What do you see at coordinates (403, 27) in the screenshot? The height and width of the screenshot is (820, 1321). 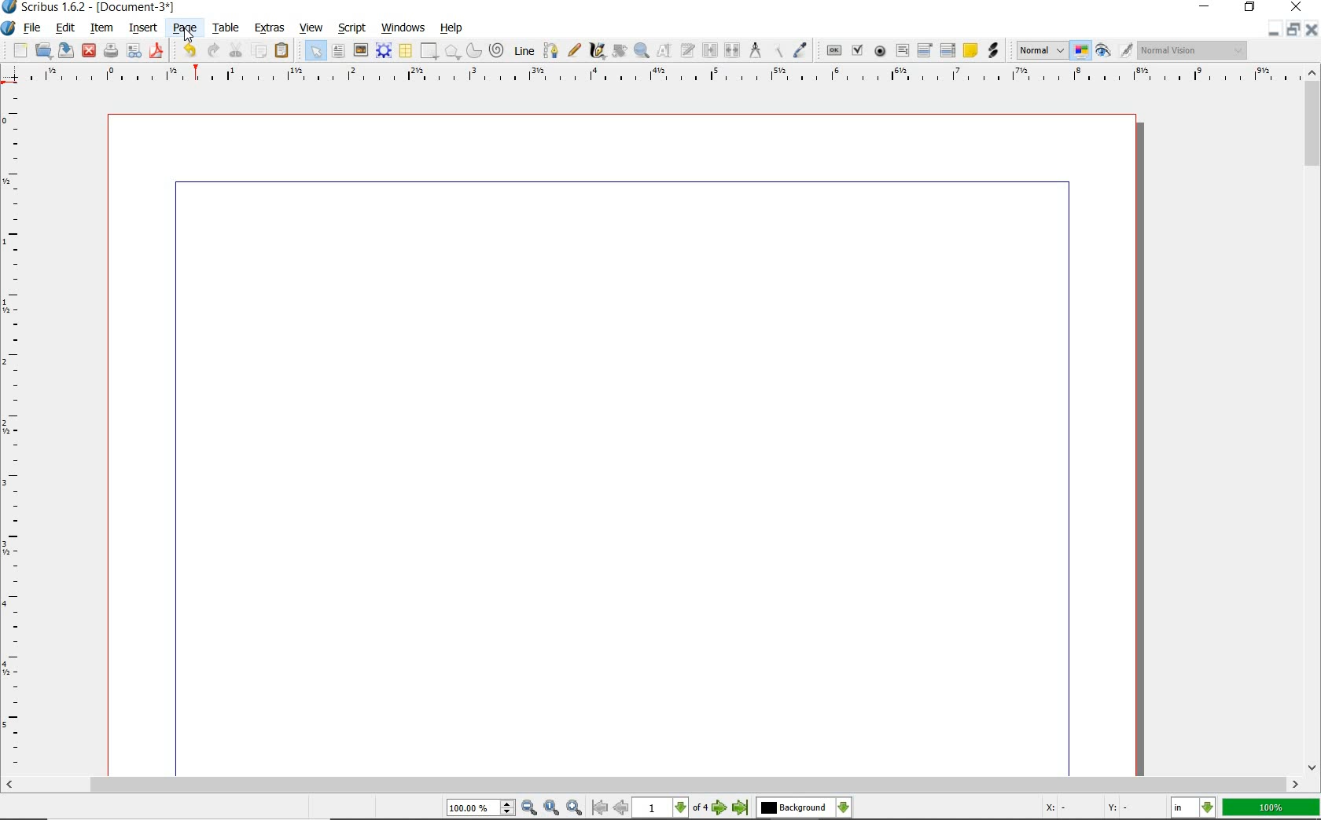 I see `windows` at bounding box center [403, 27].